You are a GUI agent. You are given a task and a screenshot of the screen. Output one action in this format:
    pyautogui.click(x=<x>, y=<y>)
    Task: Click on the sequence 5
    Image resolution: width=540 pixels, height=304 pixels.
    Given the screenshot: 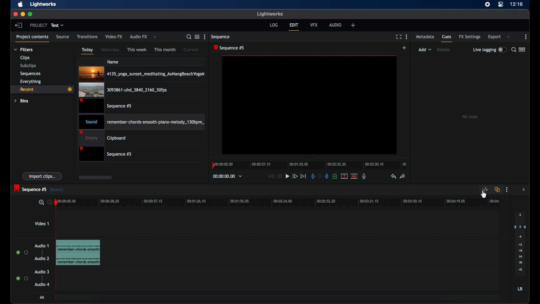 What is the action you would take?
    pyautogui.click(x=39, y=189)
    